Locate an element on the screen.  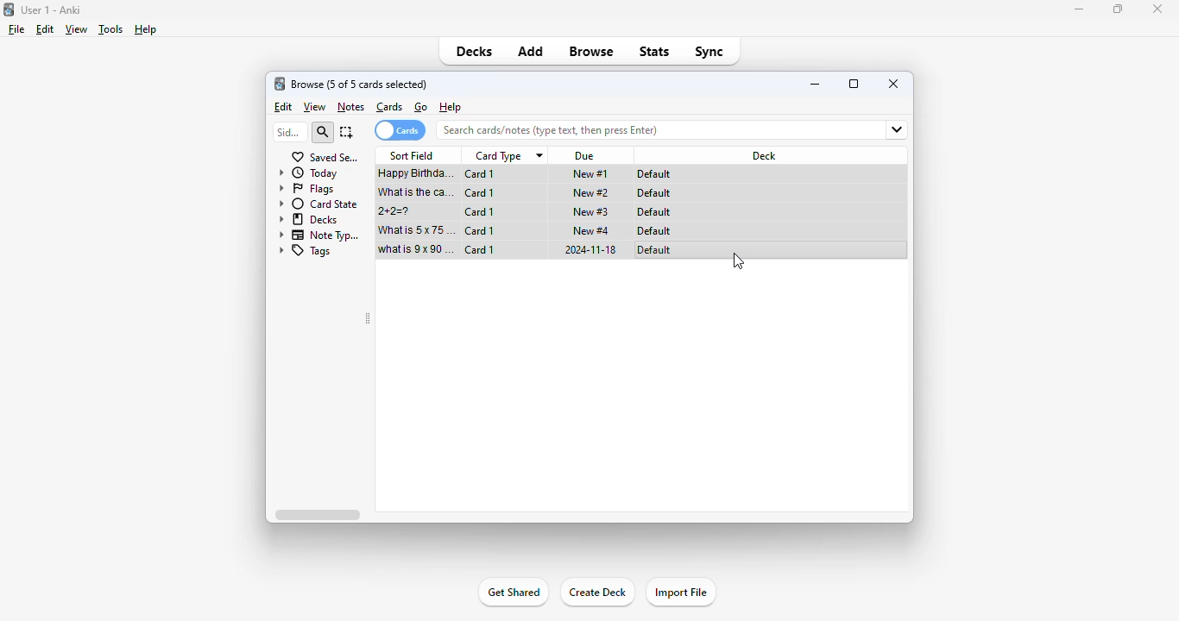
drag to is located at coordinates (739, 261).